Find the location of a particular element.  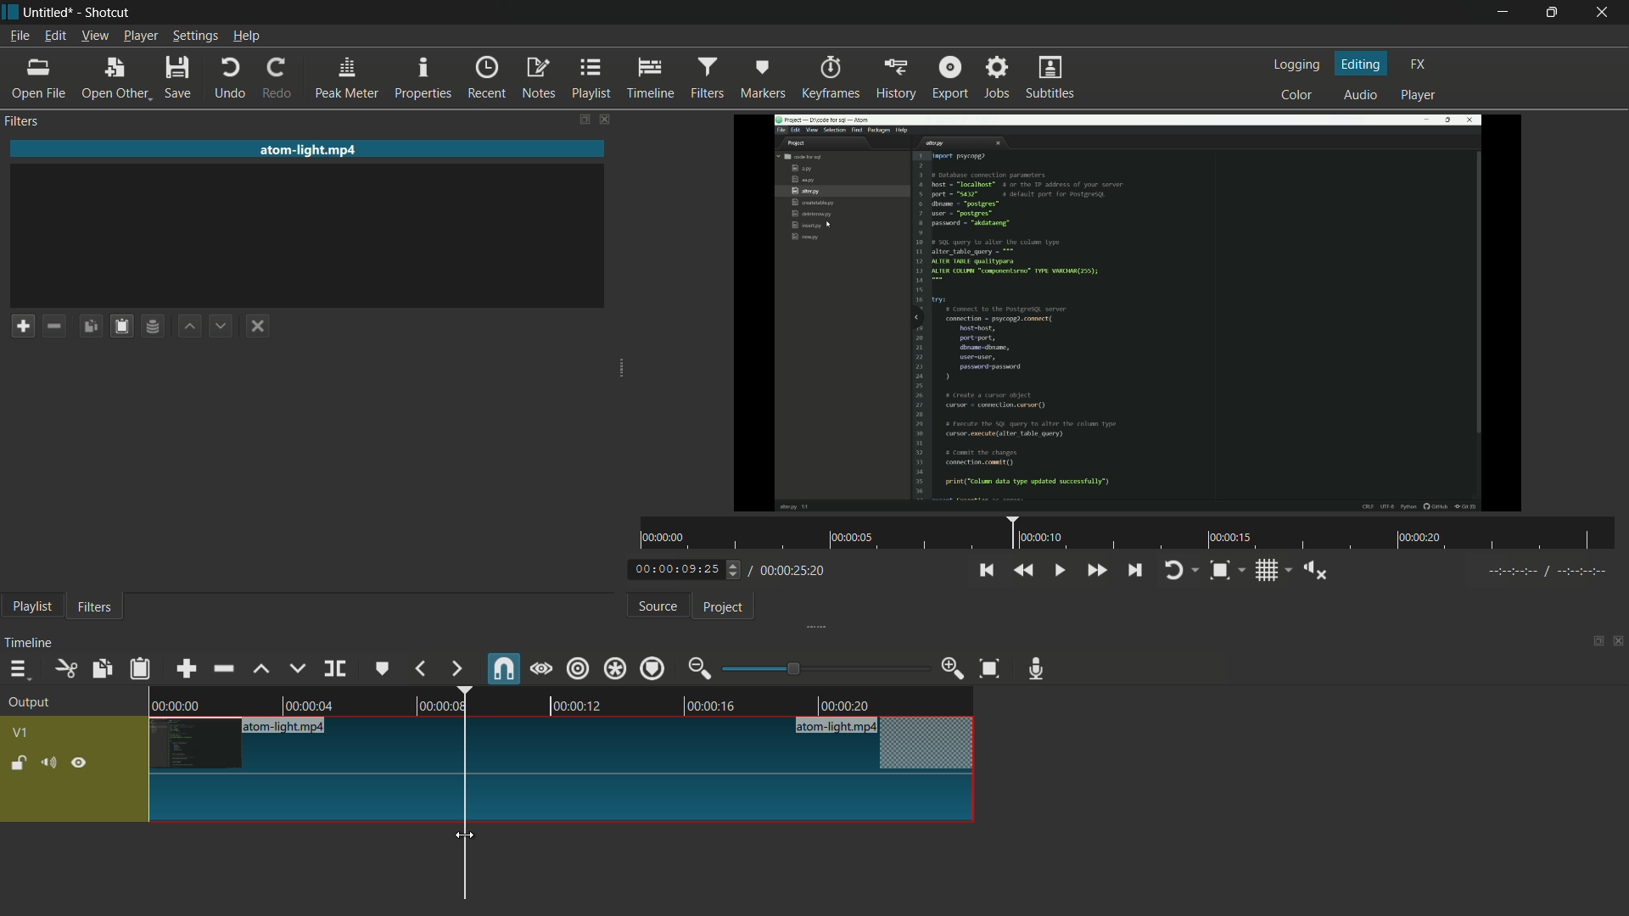

change layout is located at coordinates (577, 119).